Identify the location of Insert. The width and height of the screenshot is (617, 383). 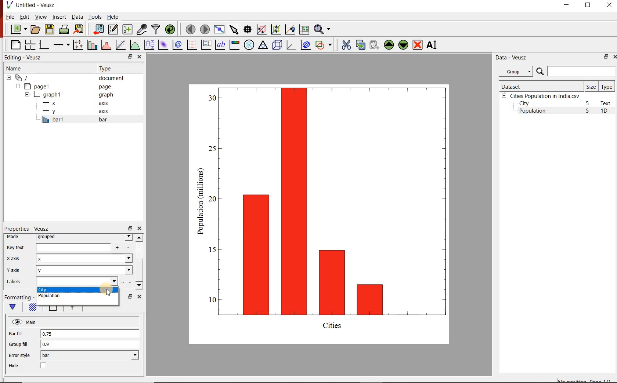
(59, 17).